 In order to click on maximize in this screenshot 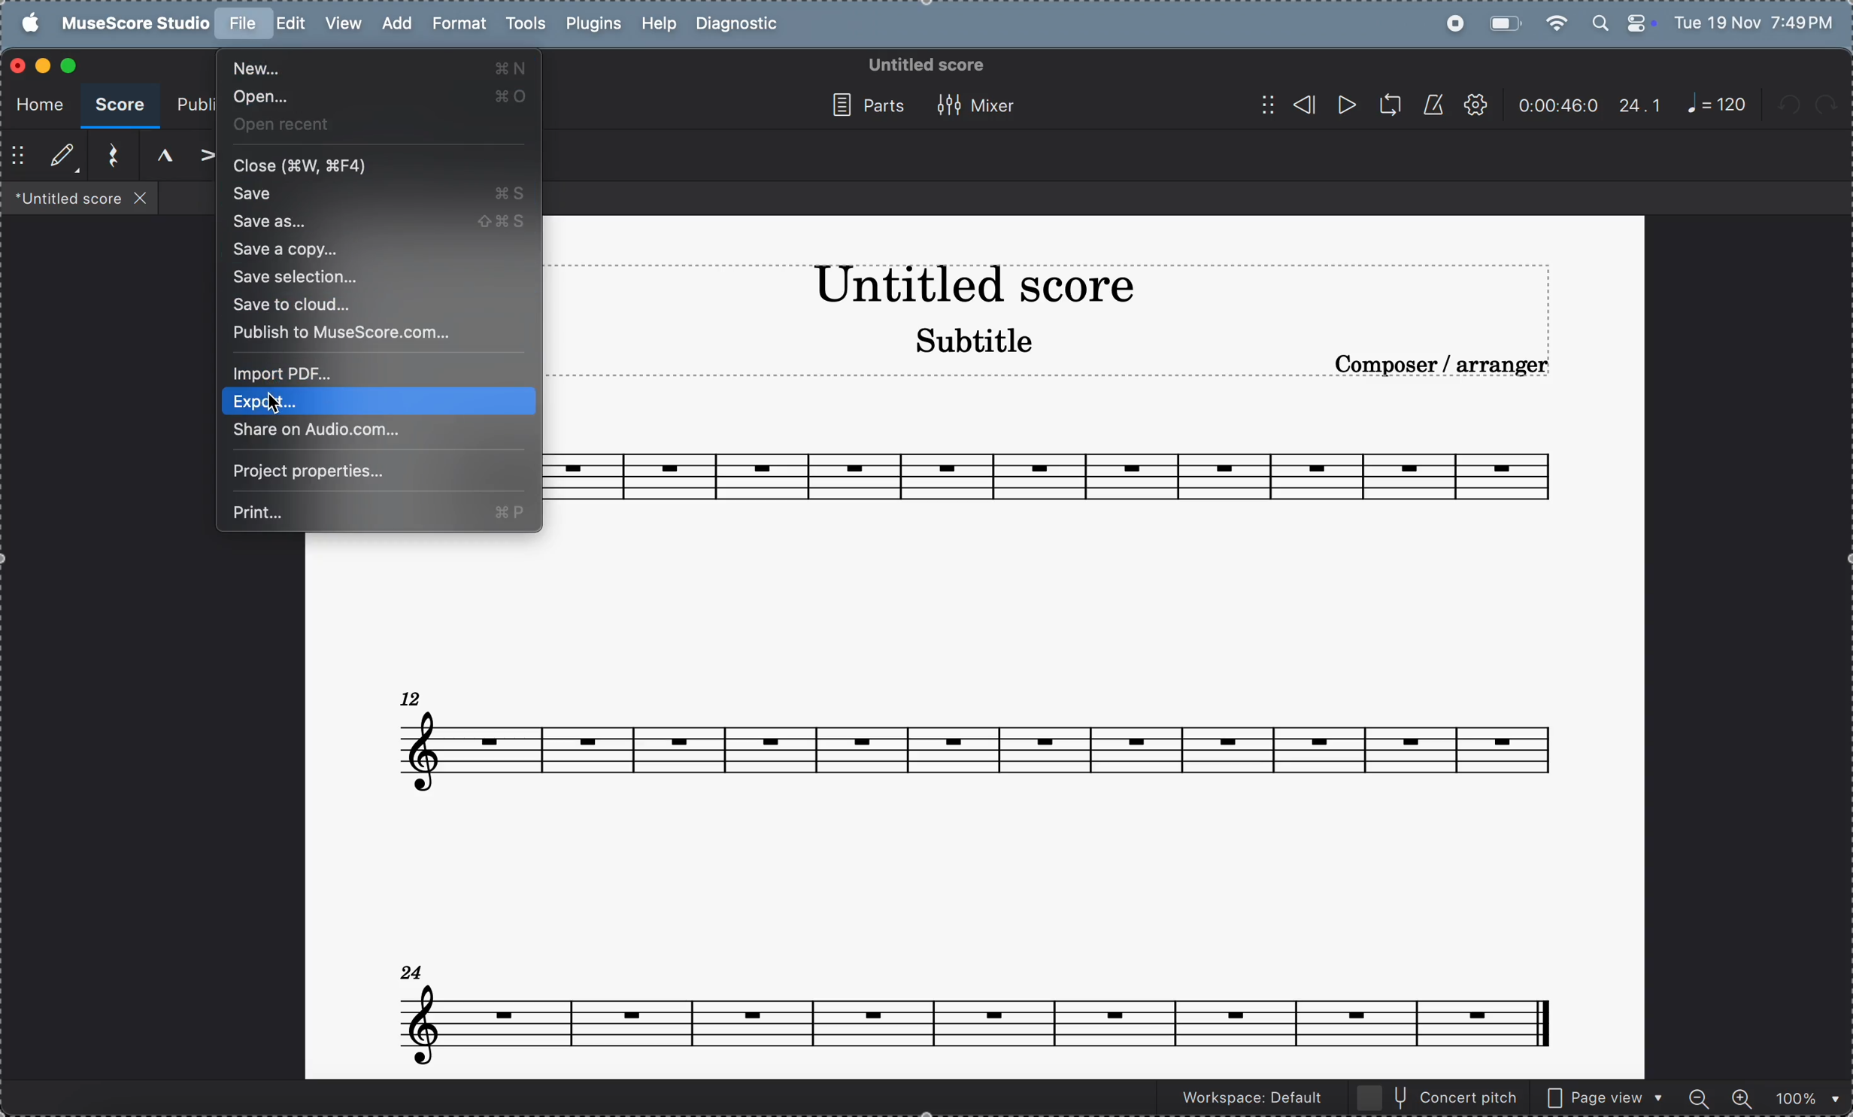, I will do `click(72, 65)`.